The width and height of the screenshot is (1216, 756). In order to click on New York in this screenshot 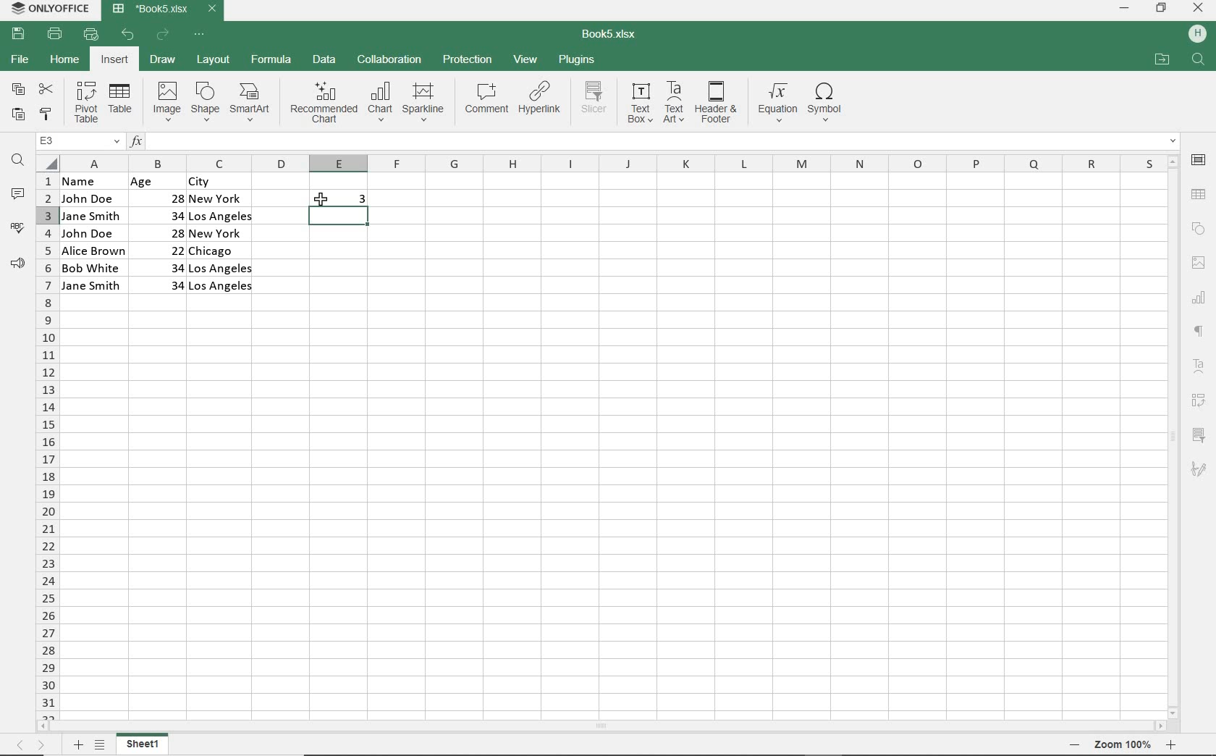, I will do `click(218, 234)`.